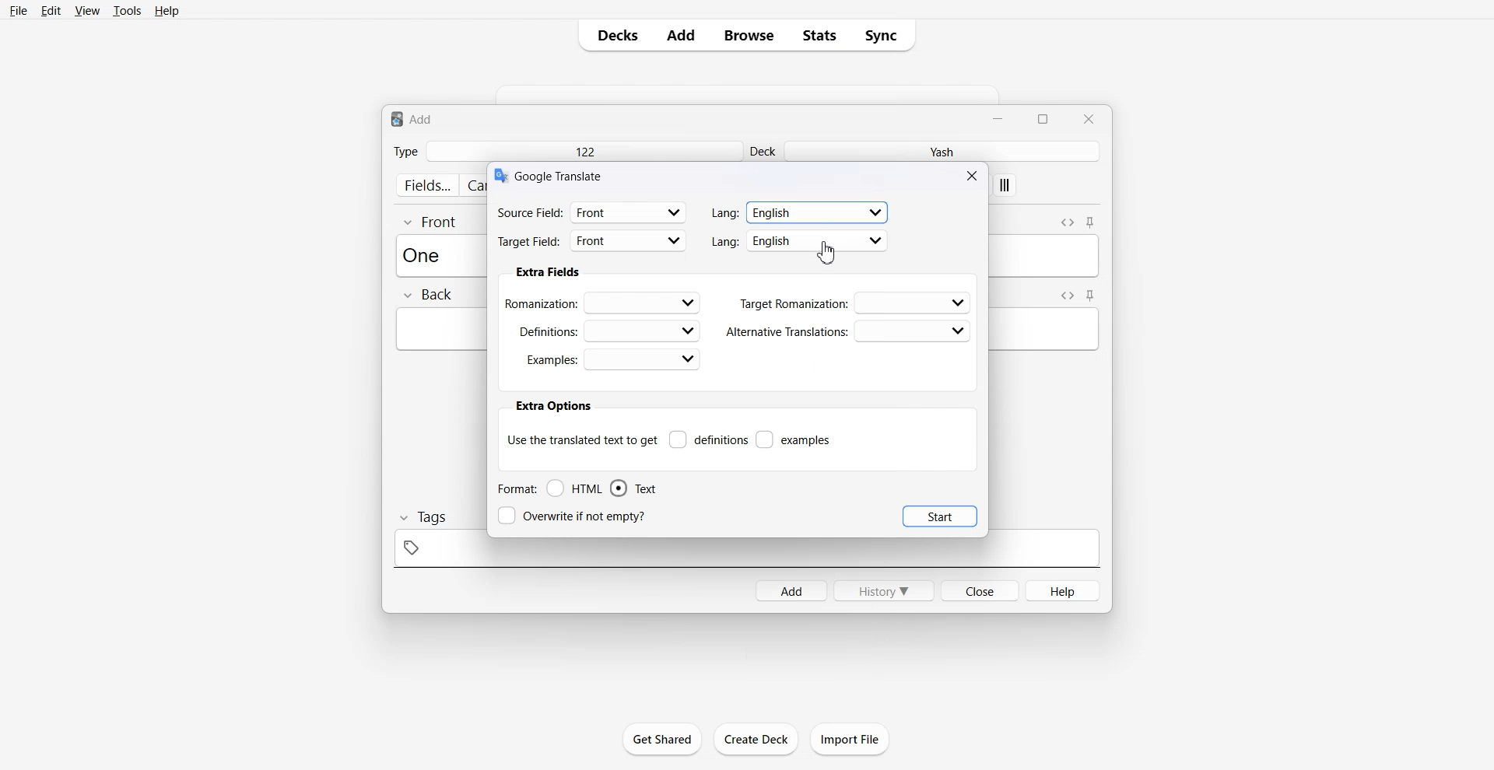 This screenshot has height=770, width=1494. Describe the element at coordinates (827, 252) in the screenshot. I see `Cursor` at that location.